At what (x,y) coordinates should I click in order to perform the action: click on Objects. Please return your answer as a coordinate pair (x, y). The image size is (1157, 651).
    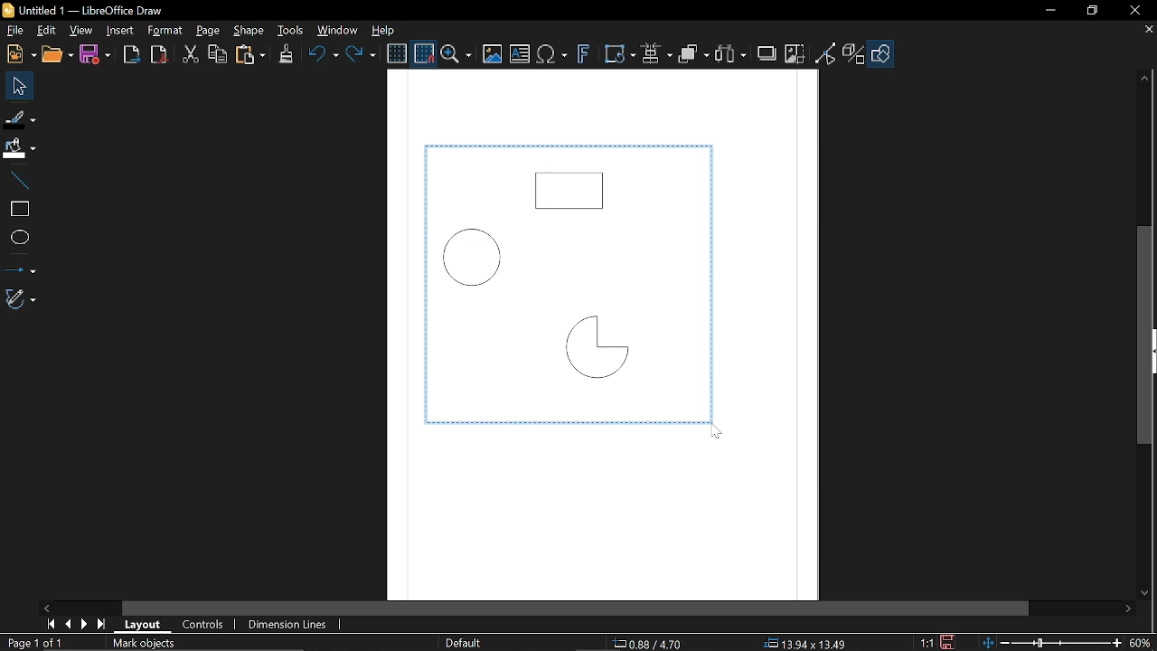
    Looking at the image, I should click on (692, 55).